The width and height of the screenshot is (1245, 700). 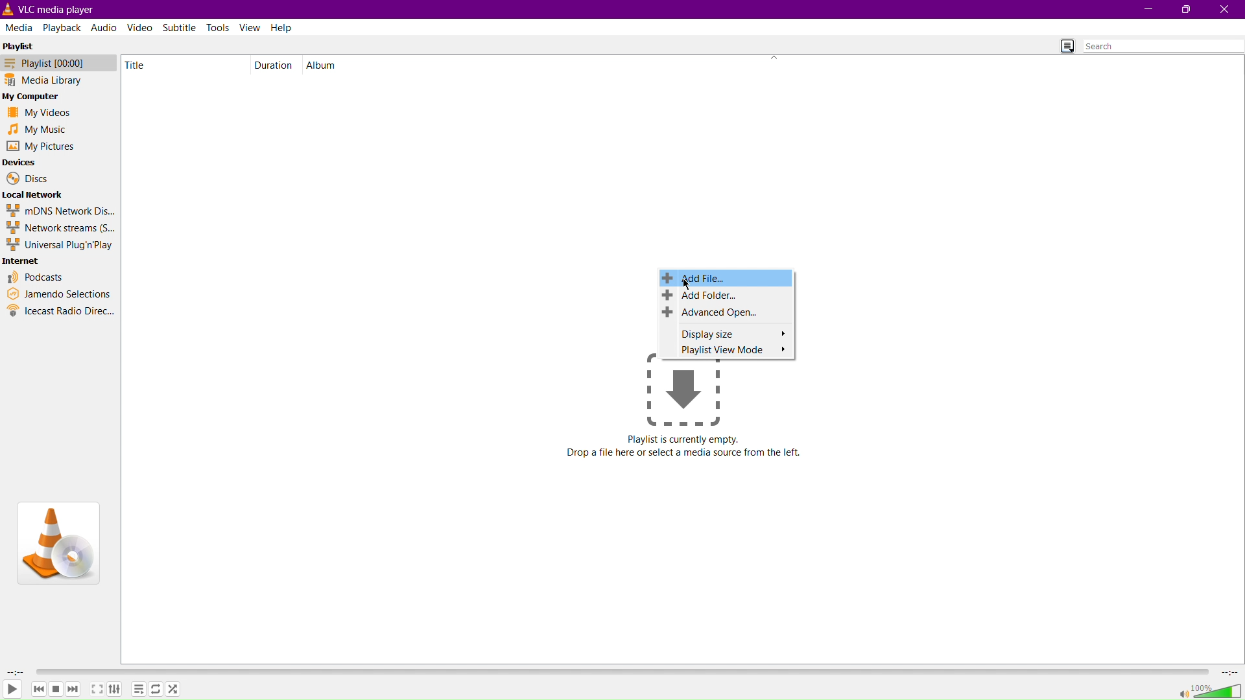 What do you see at coordinates (23, 261) in the screenshot?
I see `Internet` at bounding box center [23, 261].